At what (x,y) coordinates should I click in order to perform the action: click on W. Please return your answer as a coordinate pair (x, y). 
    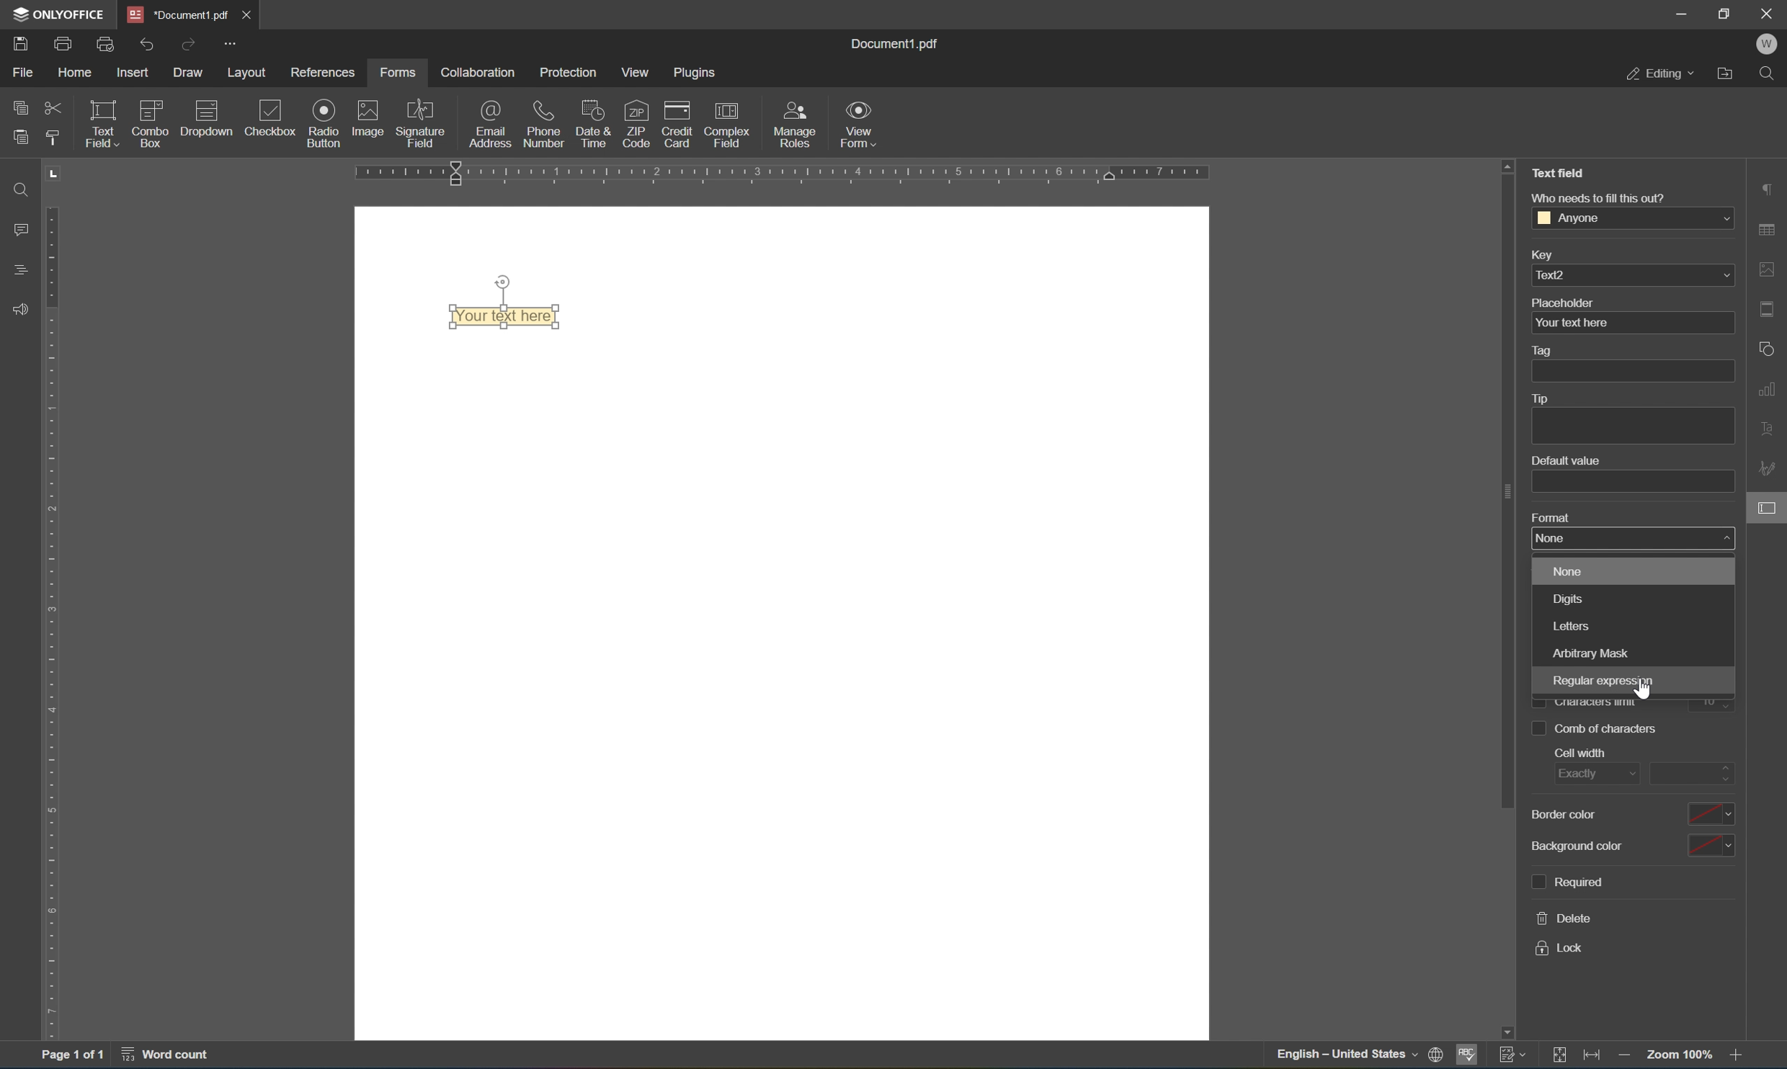
    Looking at the image, I should click on (1769, 43).